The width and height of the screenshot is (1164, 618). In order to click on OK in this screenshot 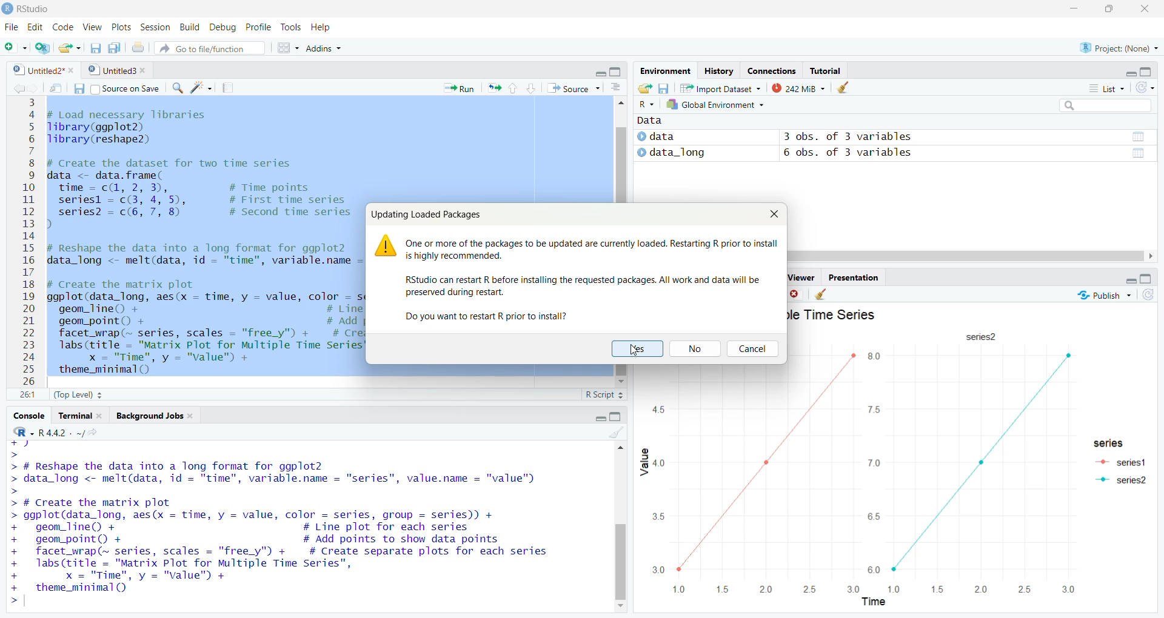, I will do `click(637, 348)`.